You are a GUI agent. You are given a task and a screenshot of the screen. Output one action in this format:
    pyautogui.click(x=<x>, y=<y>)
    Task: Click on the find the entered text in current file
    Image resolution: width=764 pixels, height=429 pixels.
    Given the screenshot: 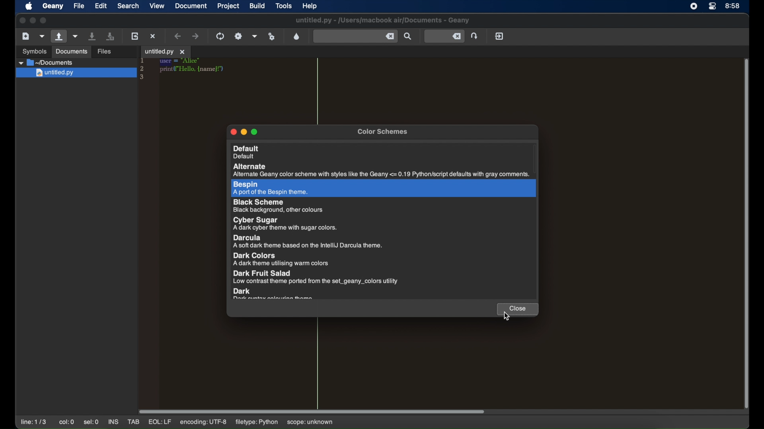 What is the action you would take?
    pyautogui.click(x=355, y=36)
    